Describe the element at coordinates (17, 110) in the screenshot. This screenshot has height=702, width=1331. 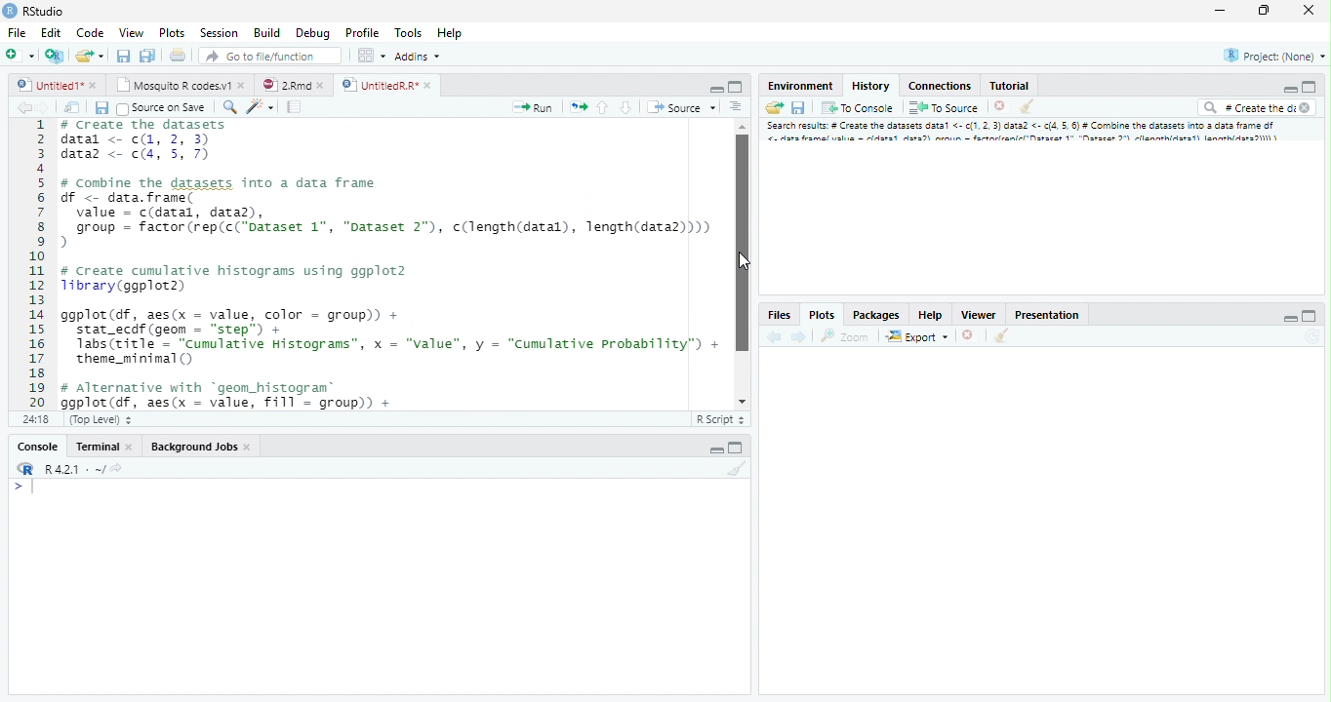
I see `Back` at that location.